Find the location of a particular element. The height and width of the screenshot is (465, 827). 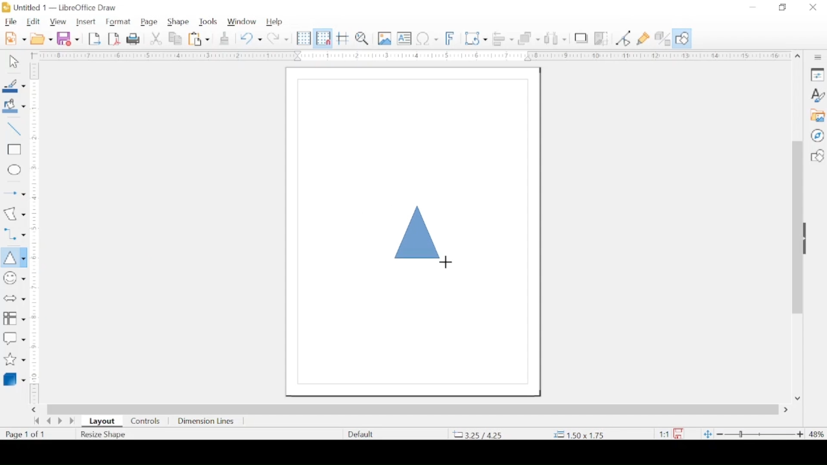

untitled 1 - libreoffice draw is located at coordinates (62, 7).